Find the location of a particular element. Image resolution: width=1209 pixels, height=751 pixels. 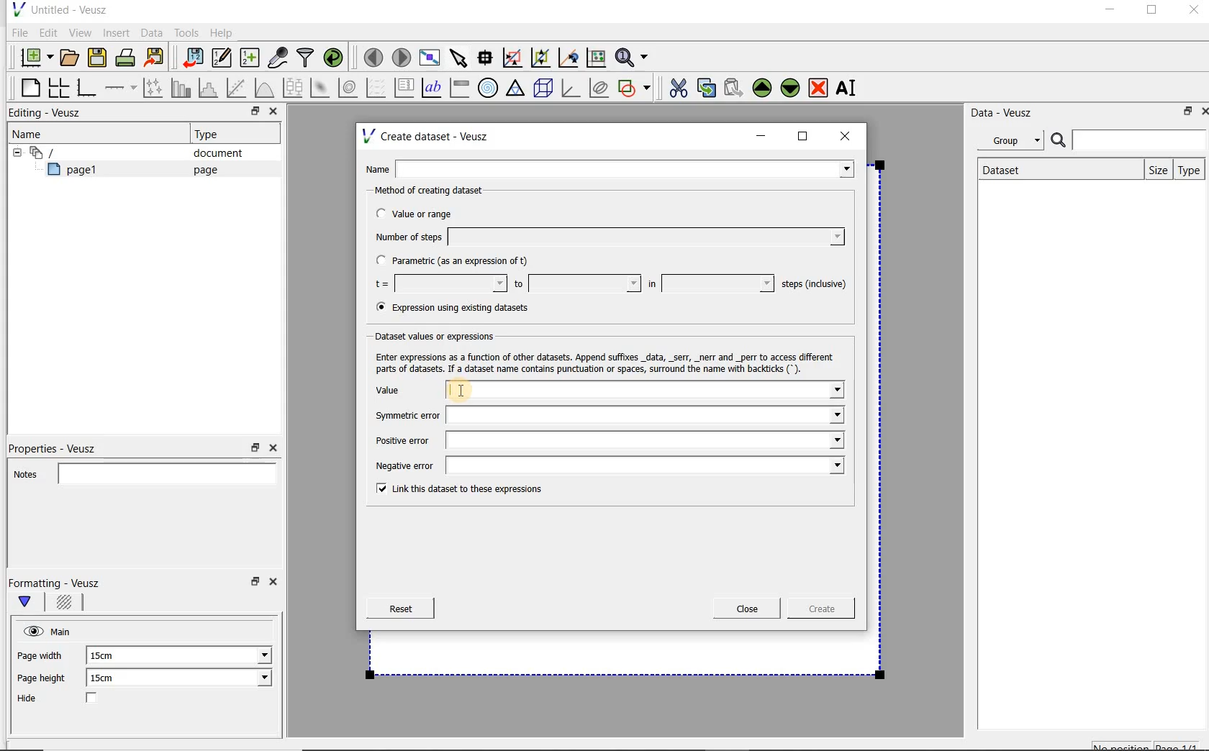

polar graph is located at coordinates (489, 88).